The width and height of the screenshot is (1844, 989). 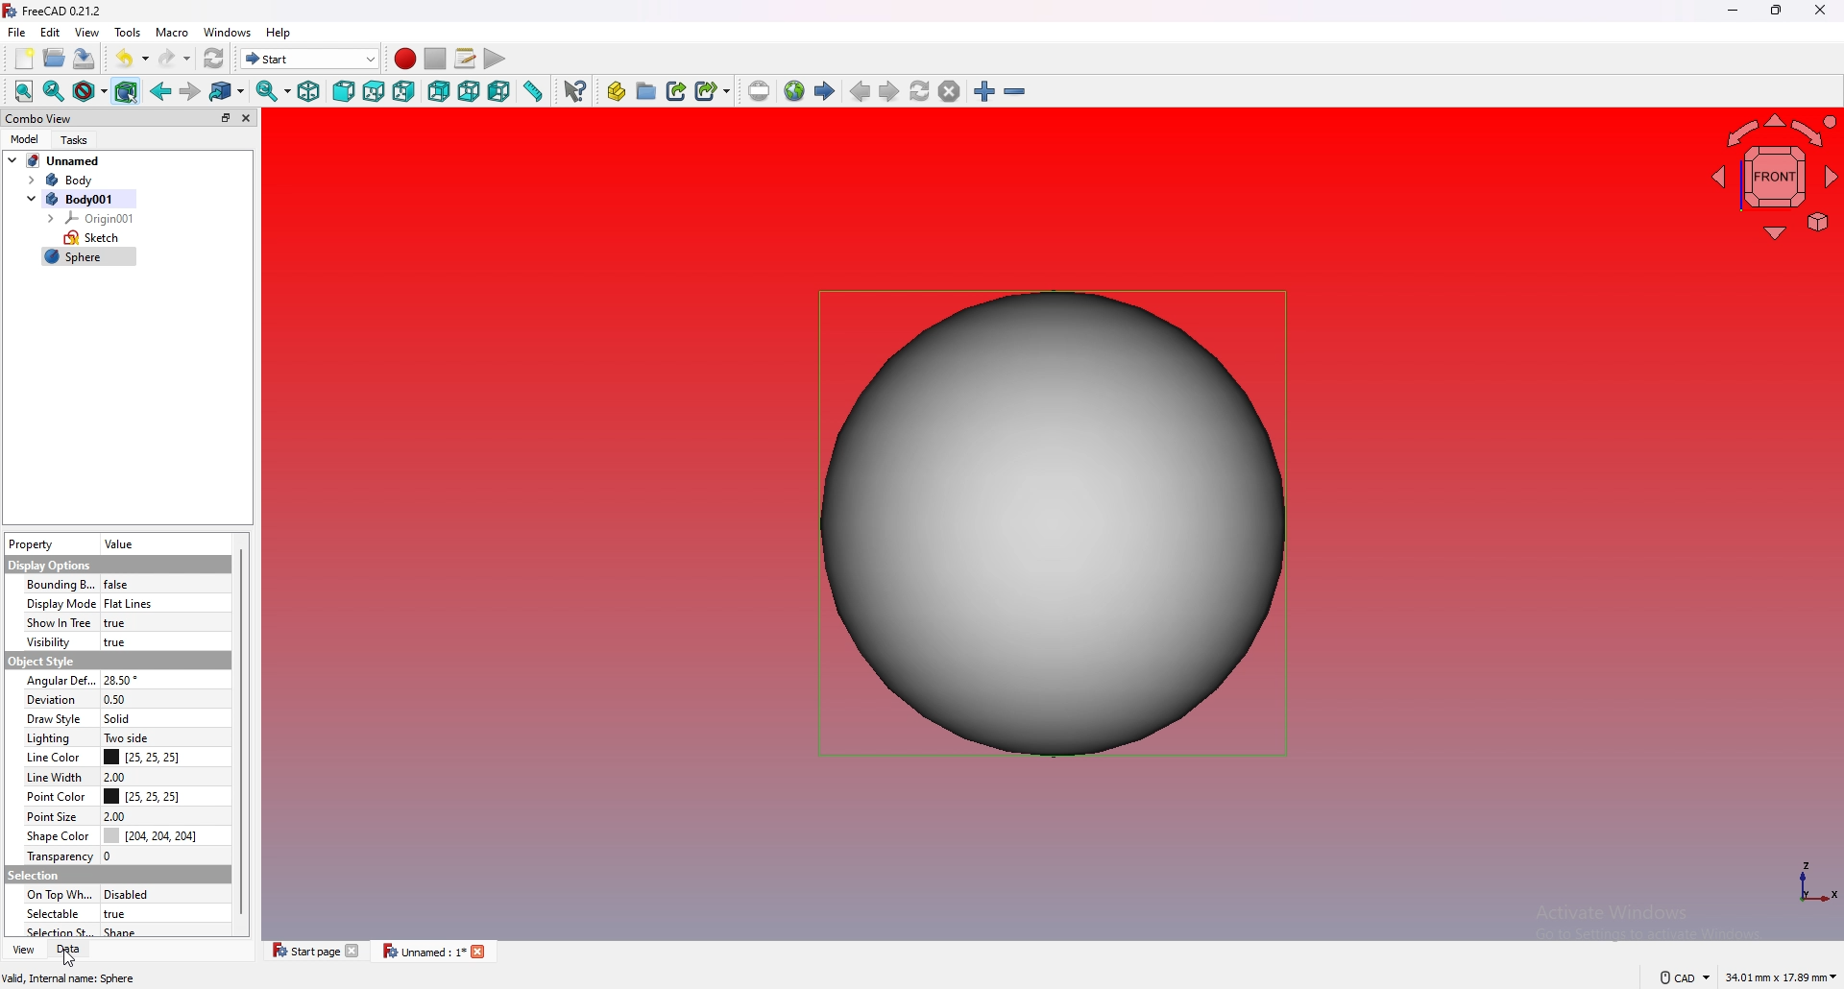 I want to click on navigating cube, so click(x=1771, y=175).